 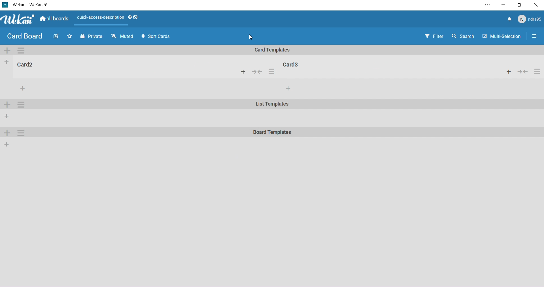 What do you see at coordinates (486, 6) in the screenshot?
I see `Settings and more` at bounding box center [486, 6].